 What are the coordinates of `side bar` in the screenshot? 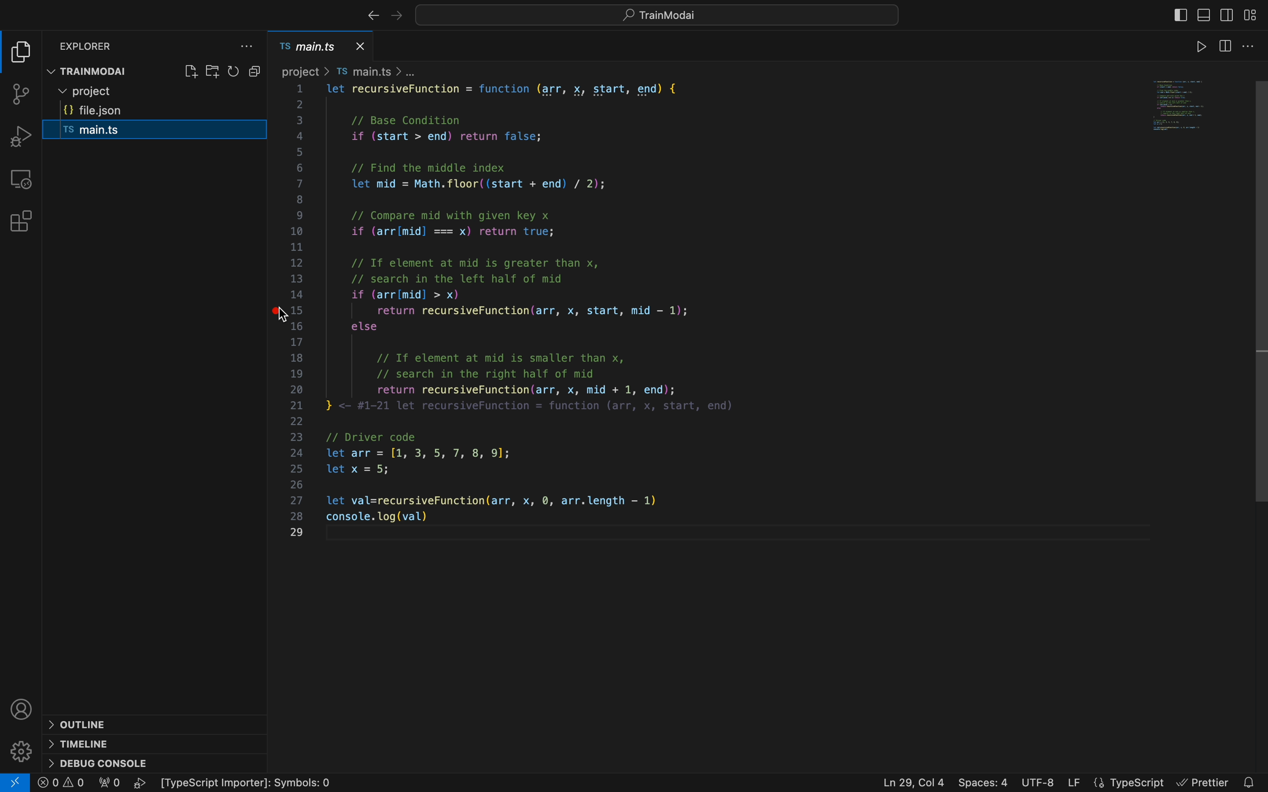 It's located at (1173, 14).